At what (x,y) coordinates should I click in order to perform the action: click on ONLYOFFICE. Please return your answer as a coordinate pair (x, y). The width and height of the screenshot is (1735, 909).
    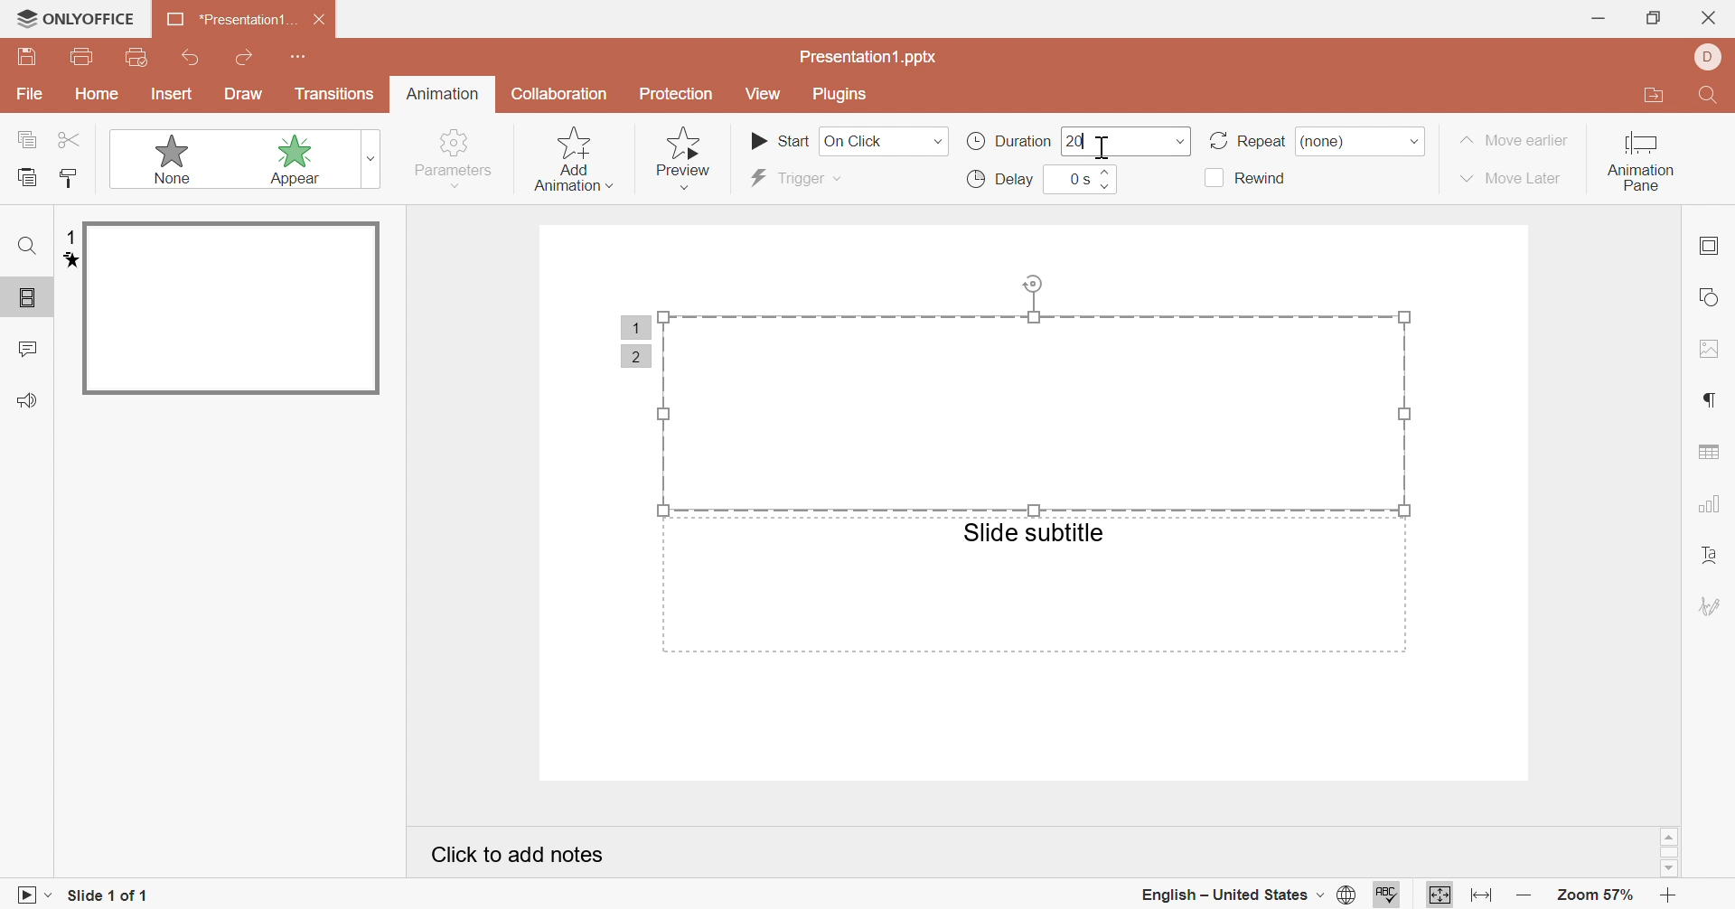
    Looking at the image, I should click on (76, 17).